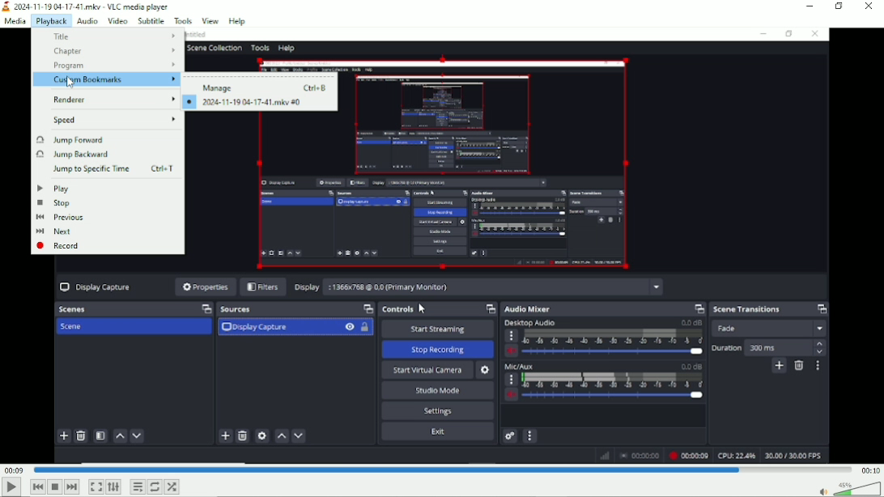 The width and height of the screenshot is (884, 497). I want to click on 00:10, so click(869, 470).